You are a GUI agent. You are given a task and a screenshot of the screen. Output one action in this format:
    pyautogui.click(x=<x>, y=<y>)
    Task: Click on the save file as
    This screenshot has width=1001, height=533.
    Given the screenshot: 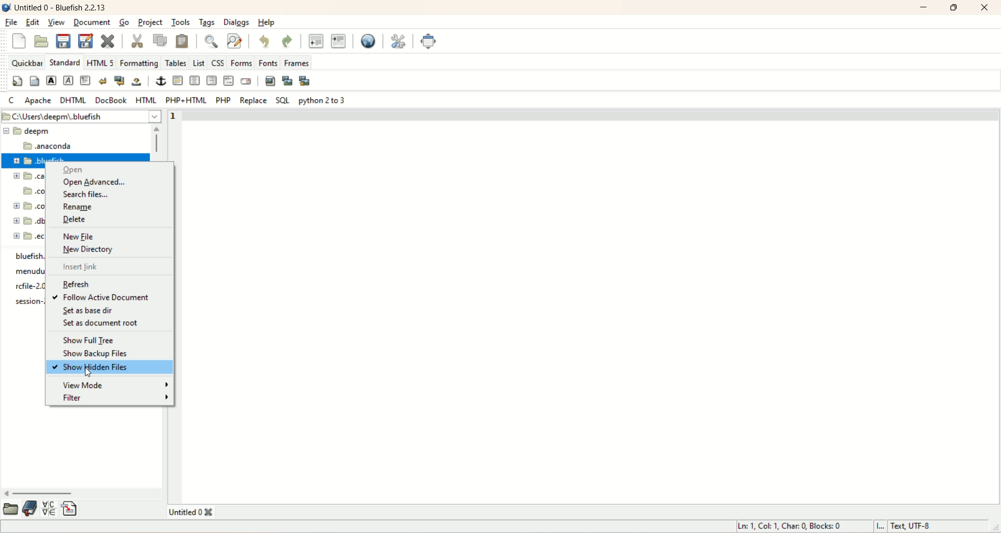 What is the action you would take?
    pyautogui.click(x=86, y=41)
    